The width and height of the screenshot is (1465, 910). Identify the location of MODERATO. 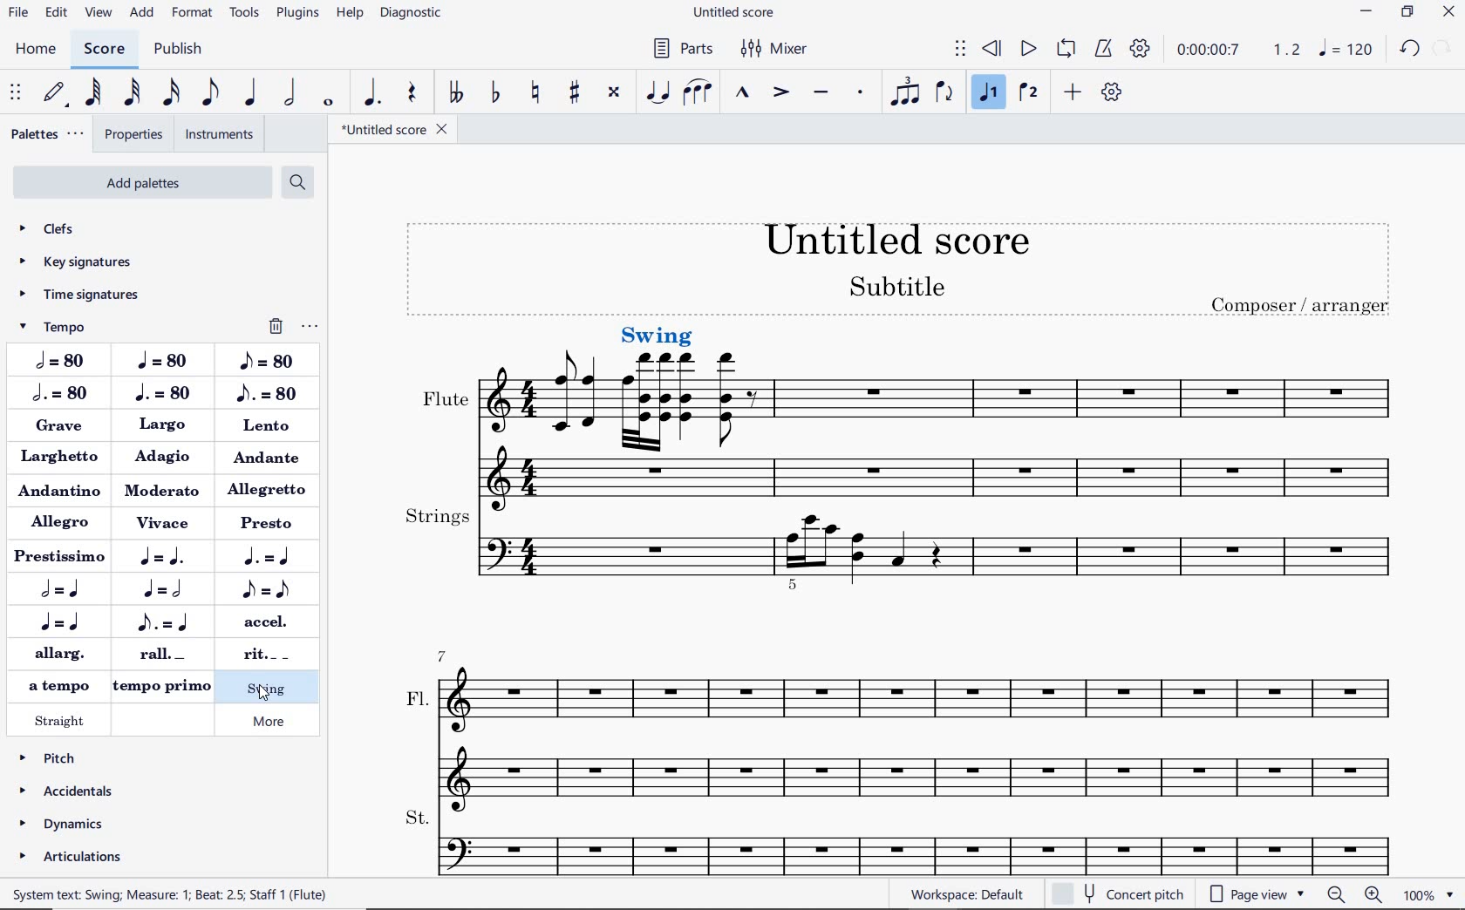
(161, 490).